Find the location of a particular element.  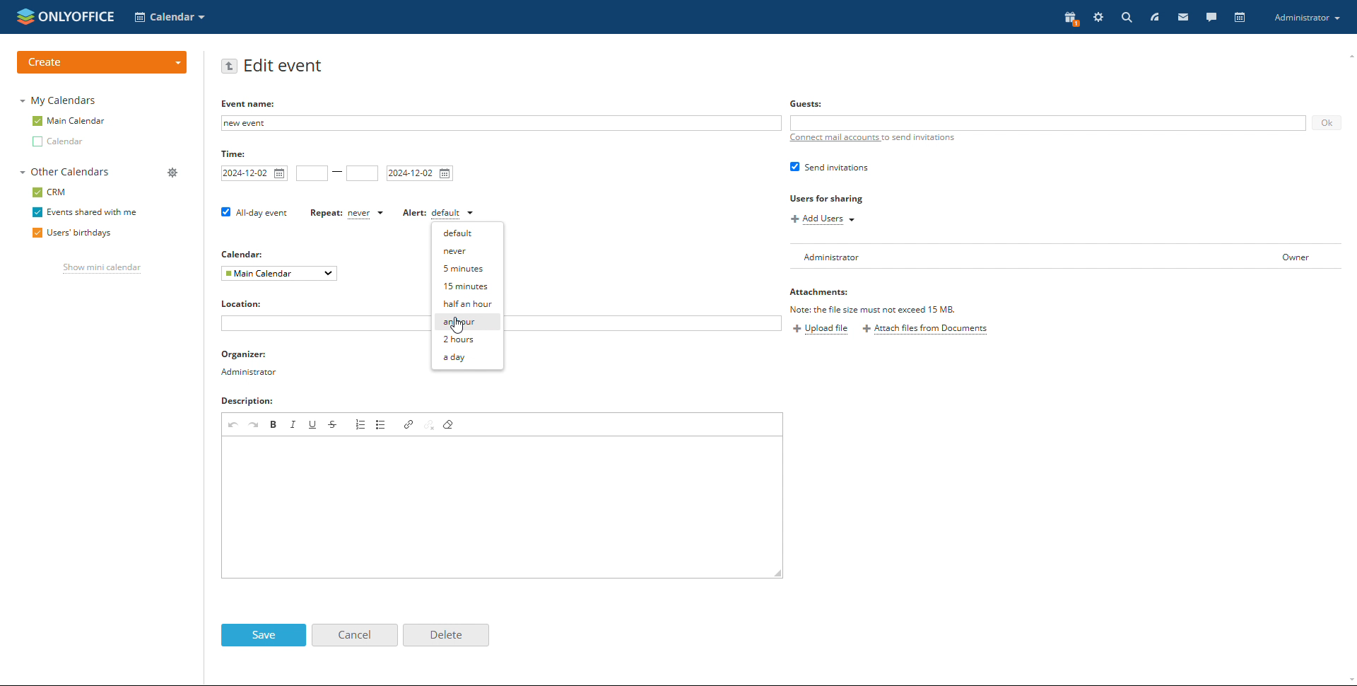

organizer detail is located at coordinates (249, 364).